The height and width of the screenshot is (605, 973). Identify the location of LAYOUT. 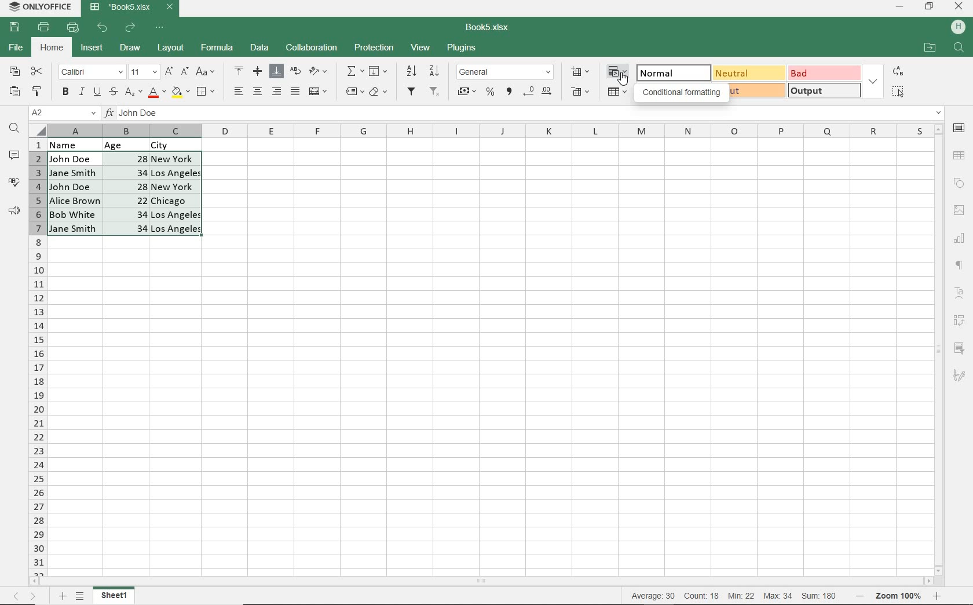
(169, 49).